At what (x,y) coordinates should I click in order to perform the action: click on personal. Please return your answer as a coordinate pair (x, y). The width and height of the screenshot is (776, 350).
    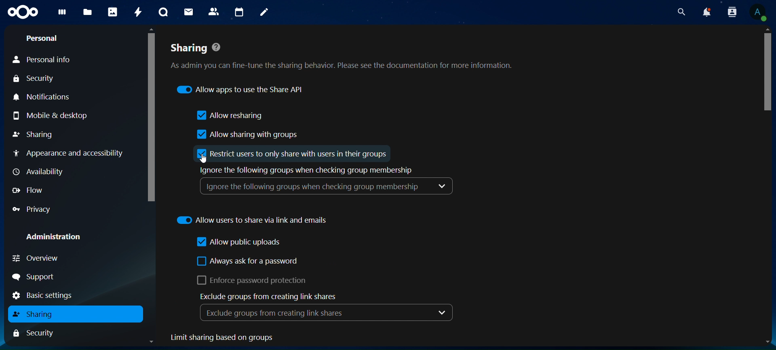
    Looking at the image, I should click on (43, 38).